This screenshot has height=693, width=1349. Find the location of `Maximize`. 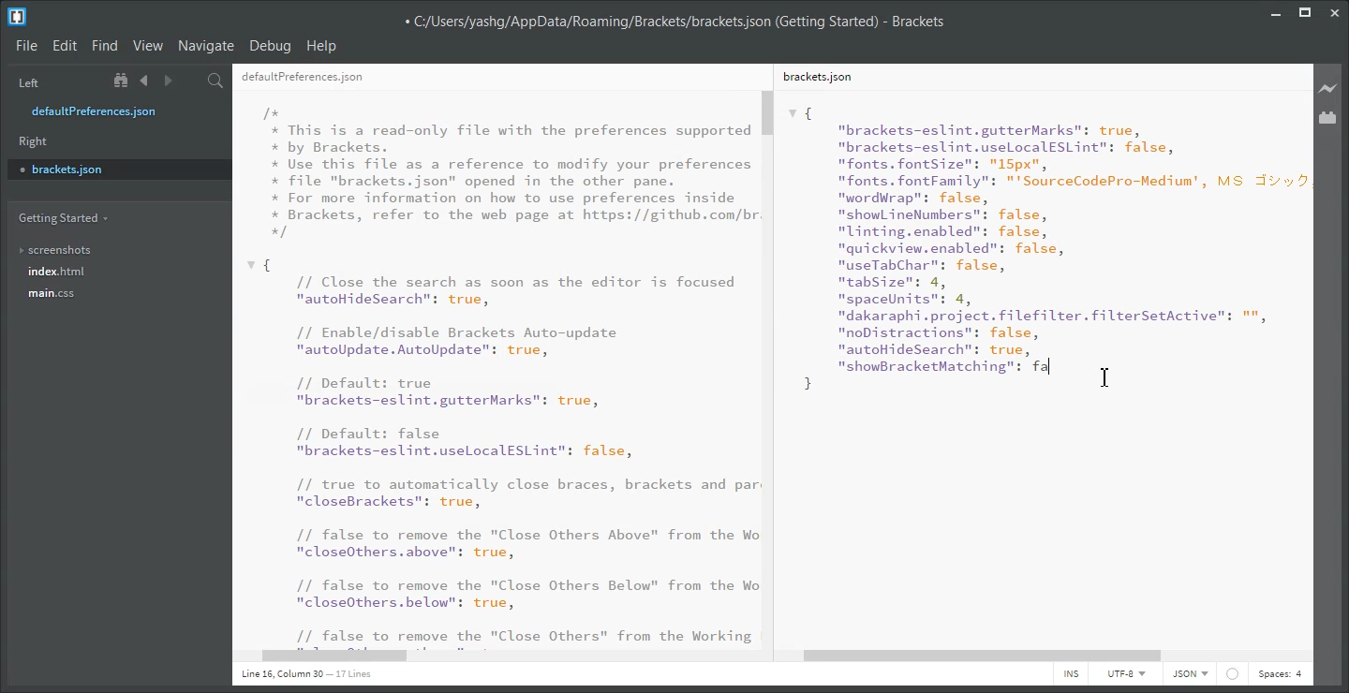

Maximize is located at coordinates (1305, 10).